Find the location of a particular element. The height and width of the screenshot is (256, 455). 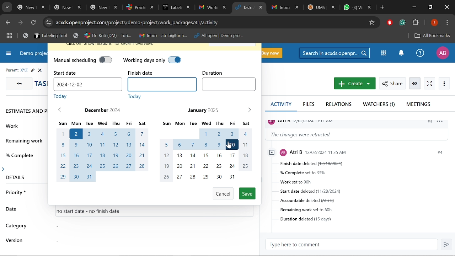

Cancel is located at coordinates (222, 193).